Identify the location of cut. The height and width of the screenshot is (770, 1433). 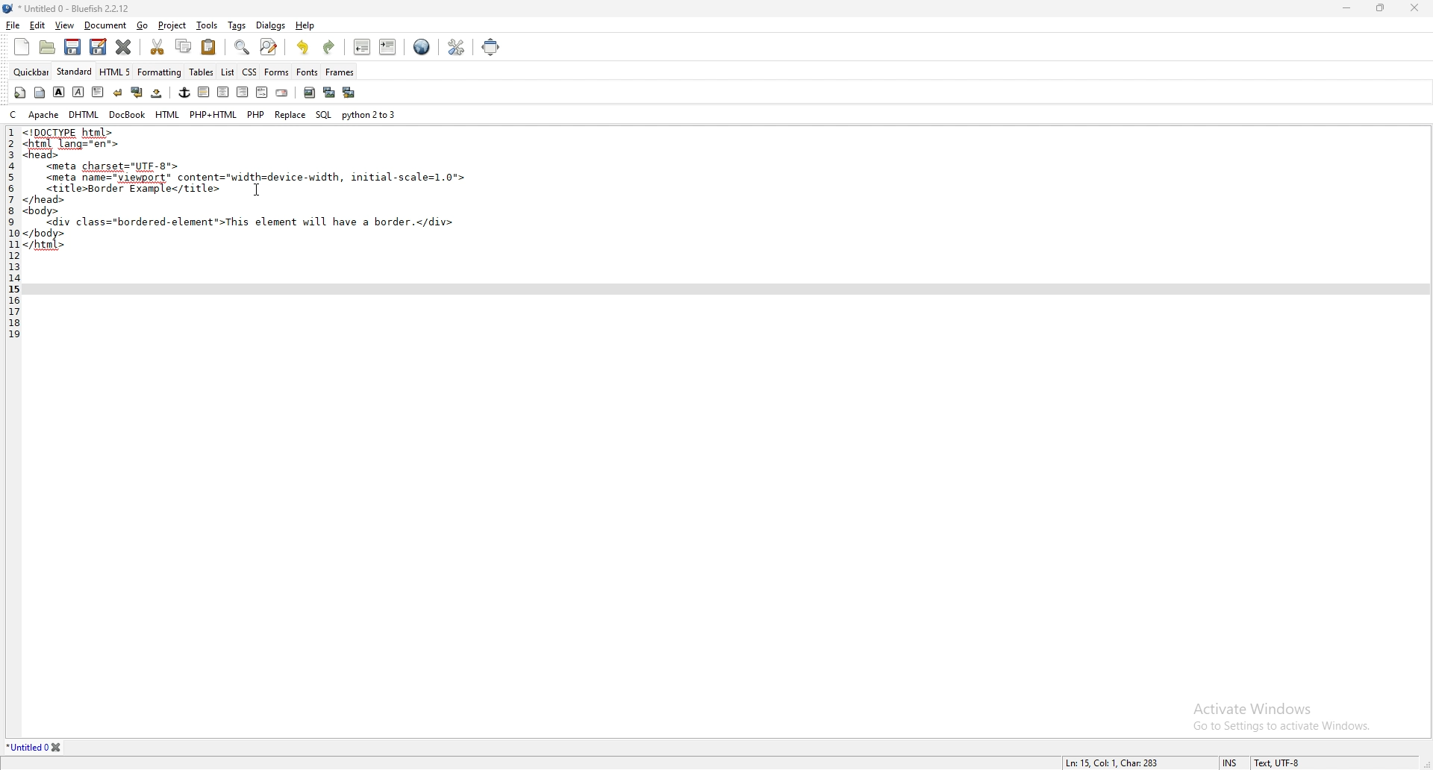
(157, 46).